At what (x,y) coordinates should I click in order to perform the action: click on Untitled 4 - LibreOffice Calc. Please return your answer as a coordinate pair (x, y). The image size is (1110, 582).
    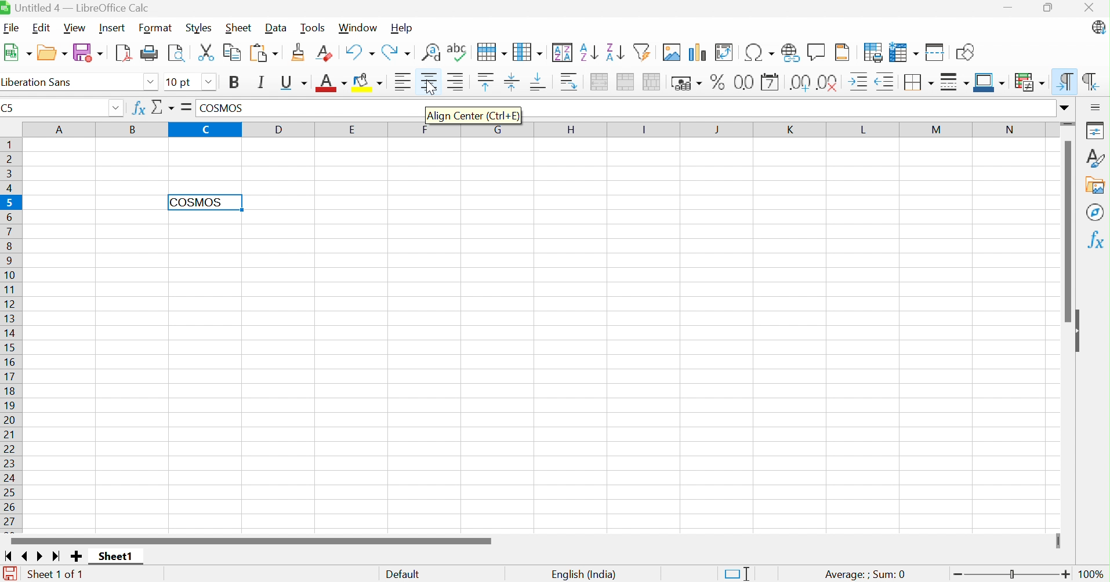
    Looking at the image, I should click on (78, 8).